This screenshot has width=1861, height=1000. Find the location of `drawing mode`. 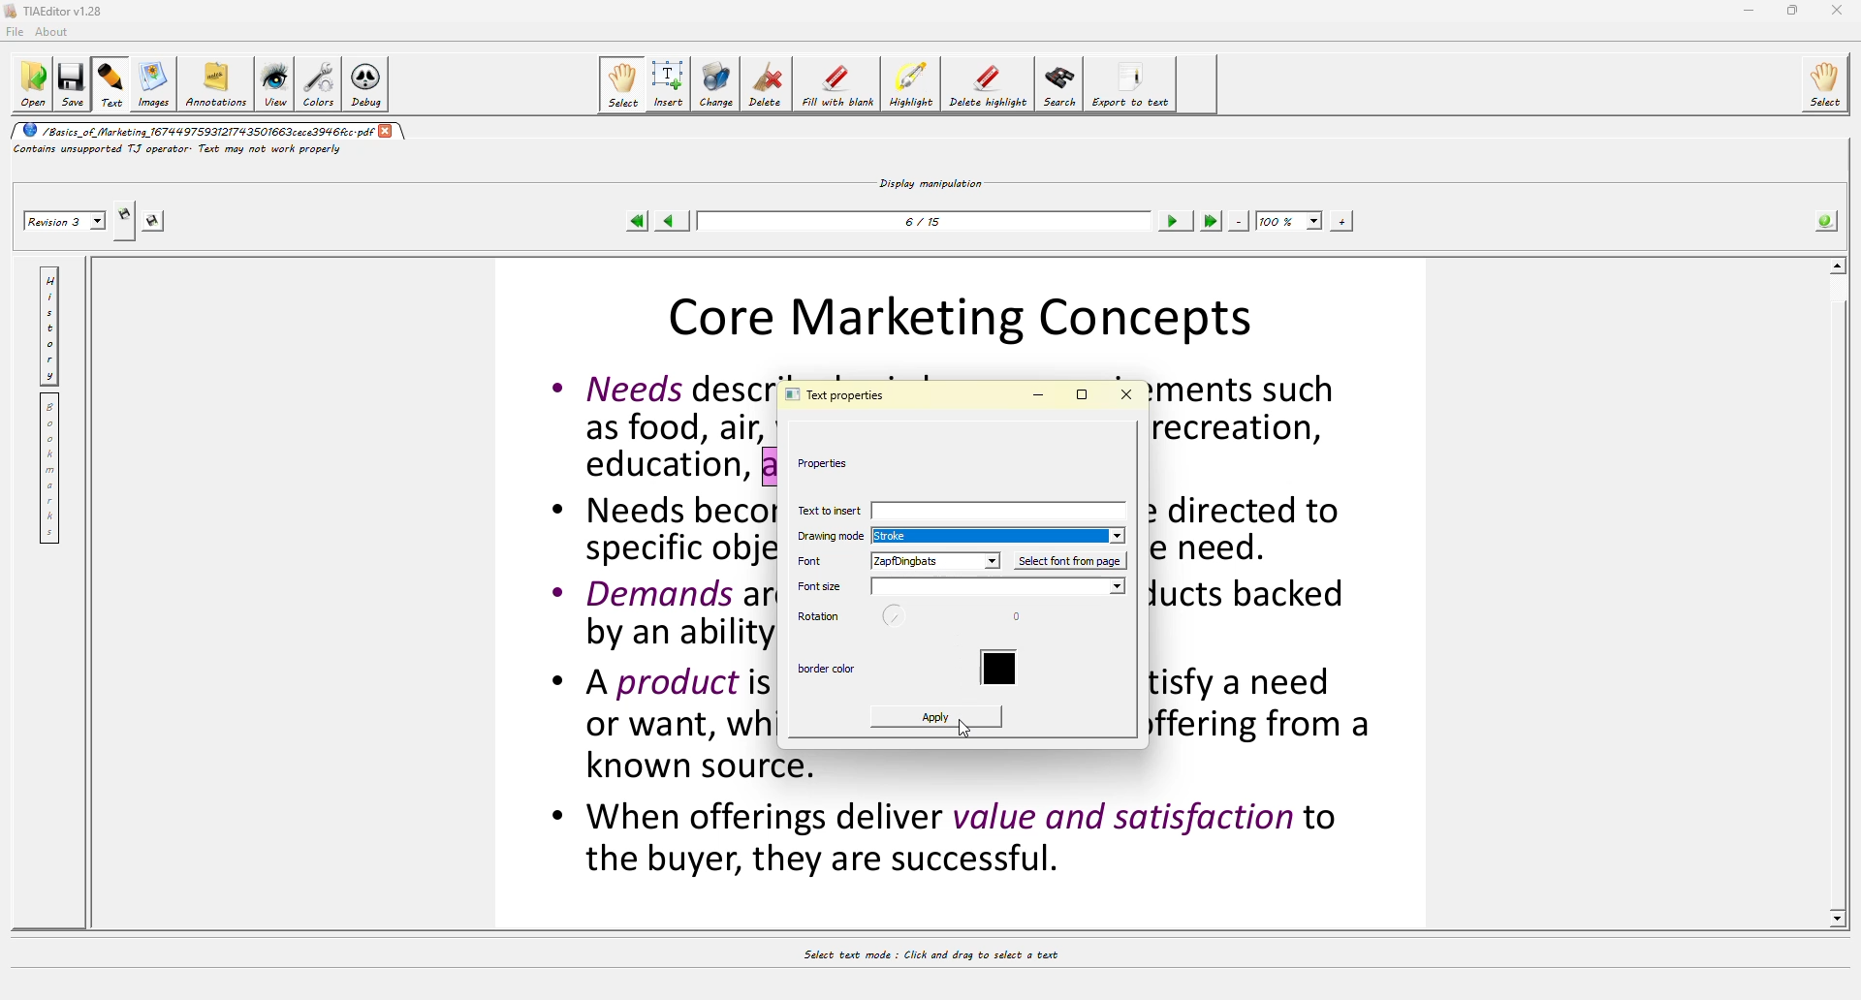

drawing mode is located at coordinates (828, 538).